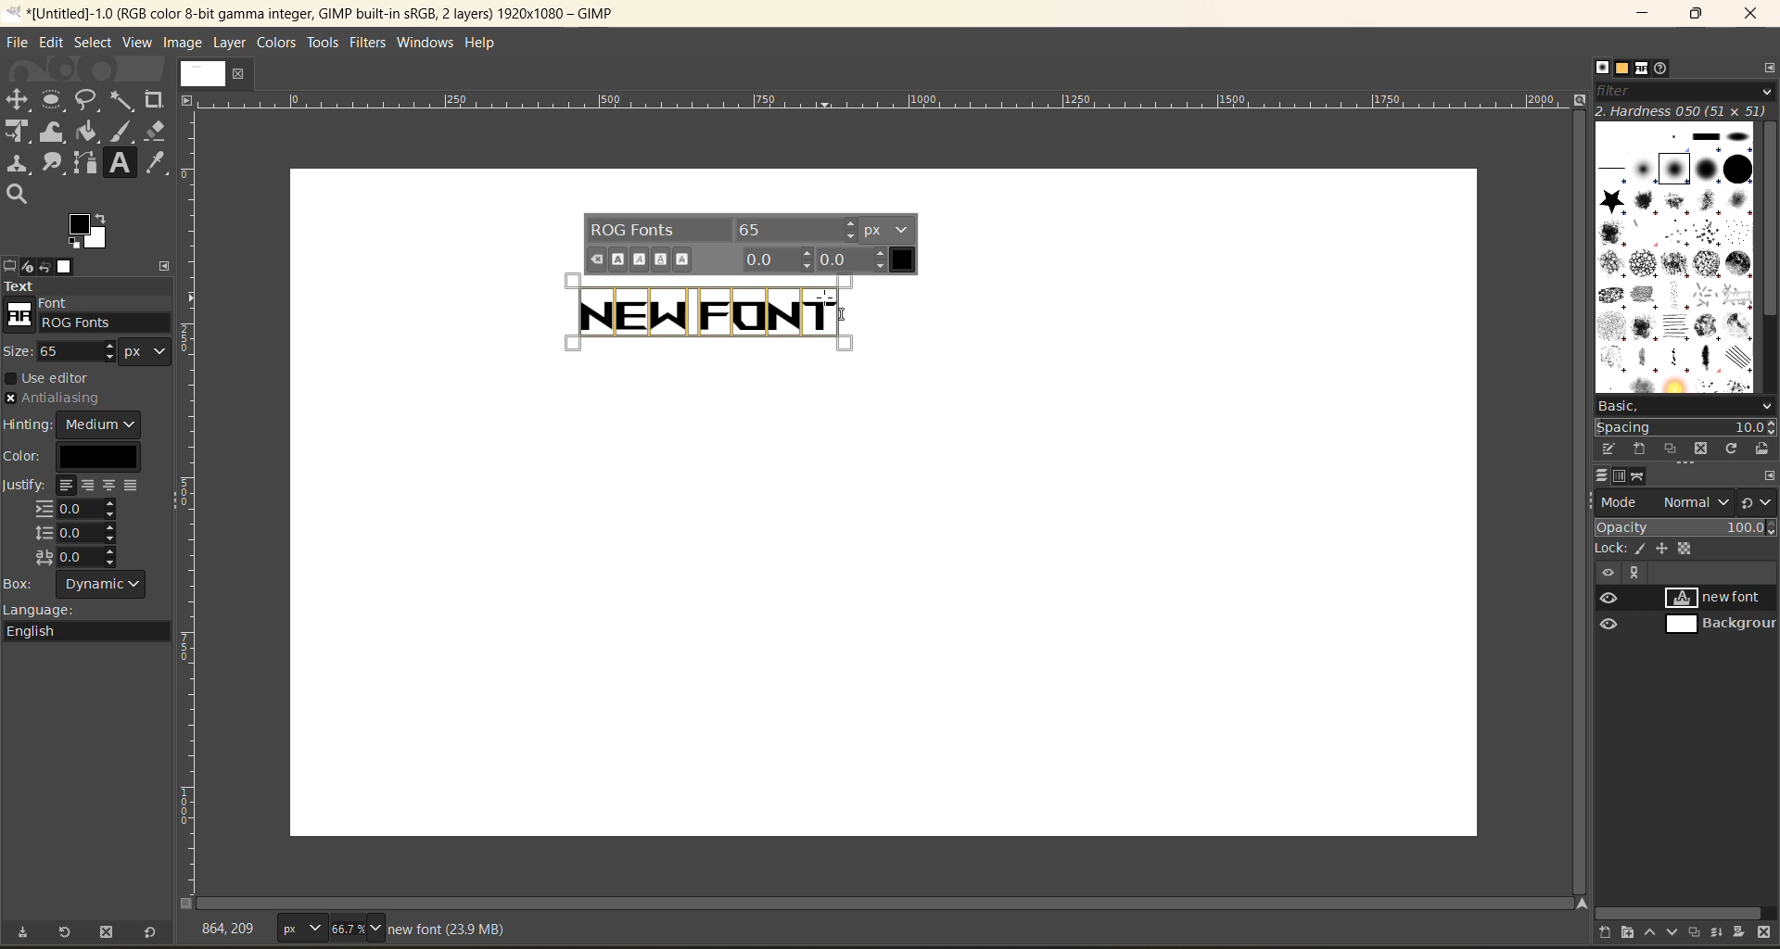  I want to click on delete tool preset, so click(108, 930).